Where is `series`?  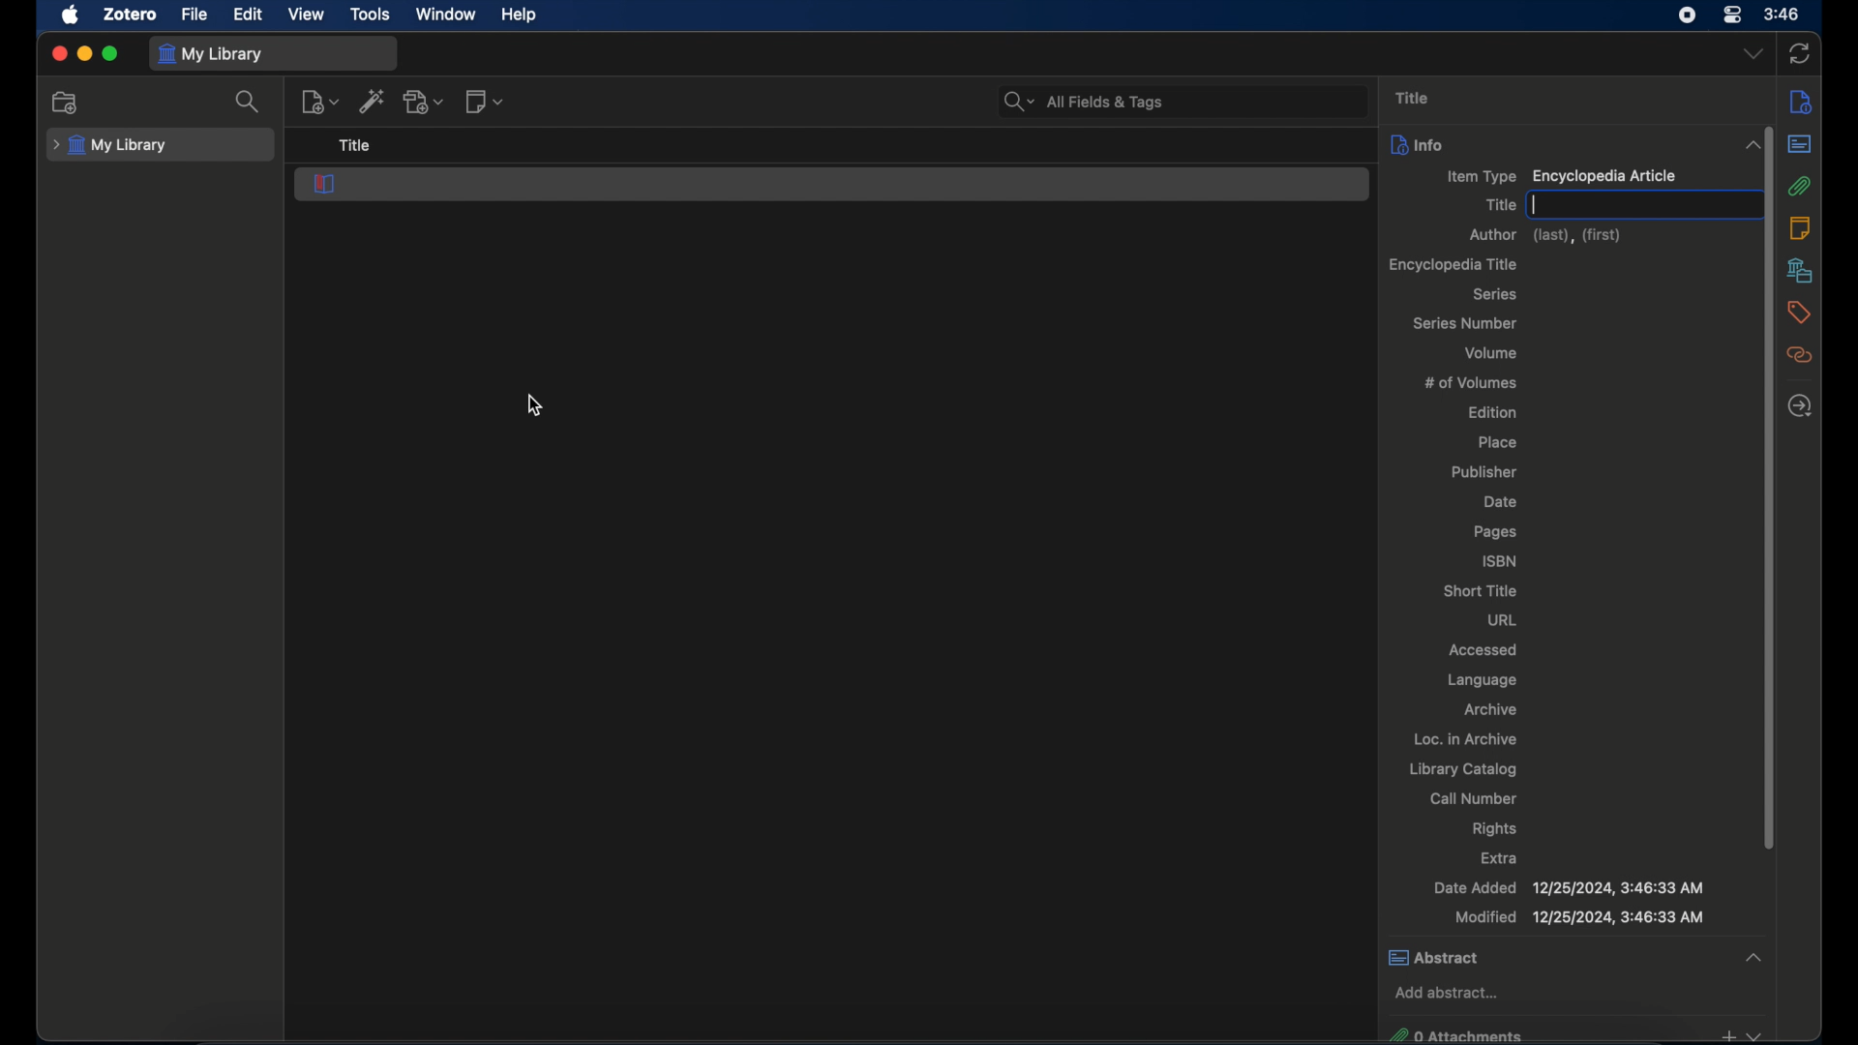 series is located at coordinates (1496, 294).